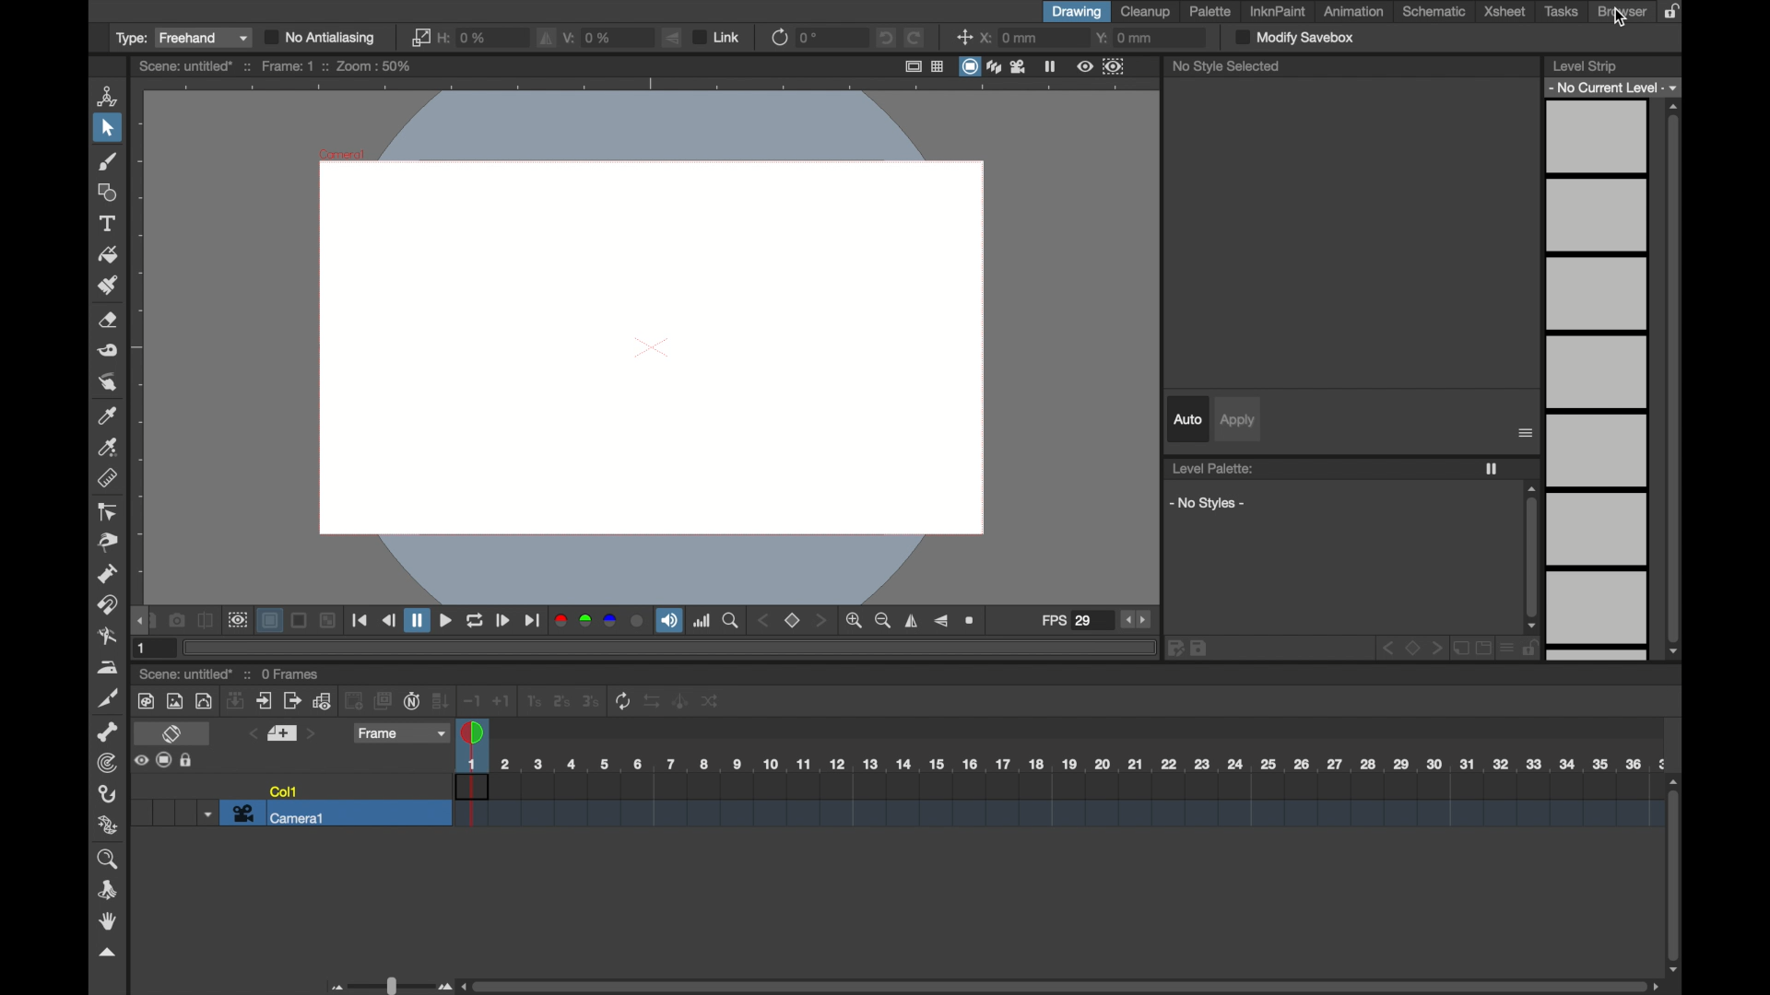 Image resolution: width=1770 pixels, height=995 pixels. I want to click on ruler tool, so click(108, 478).